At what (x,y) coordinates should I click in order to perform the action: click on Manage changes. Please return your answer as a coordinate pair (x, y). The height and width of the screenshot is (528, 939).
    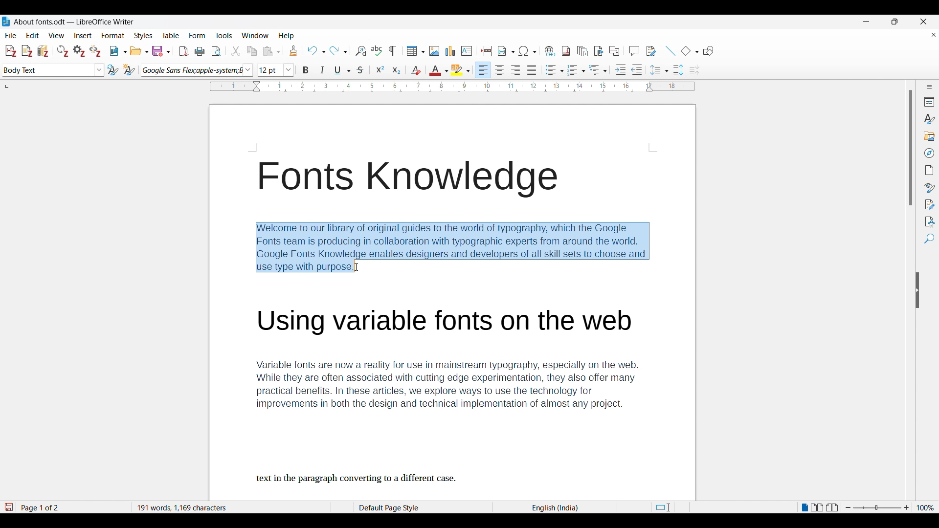
    Looking at the image, I should click on (930, 205).